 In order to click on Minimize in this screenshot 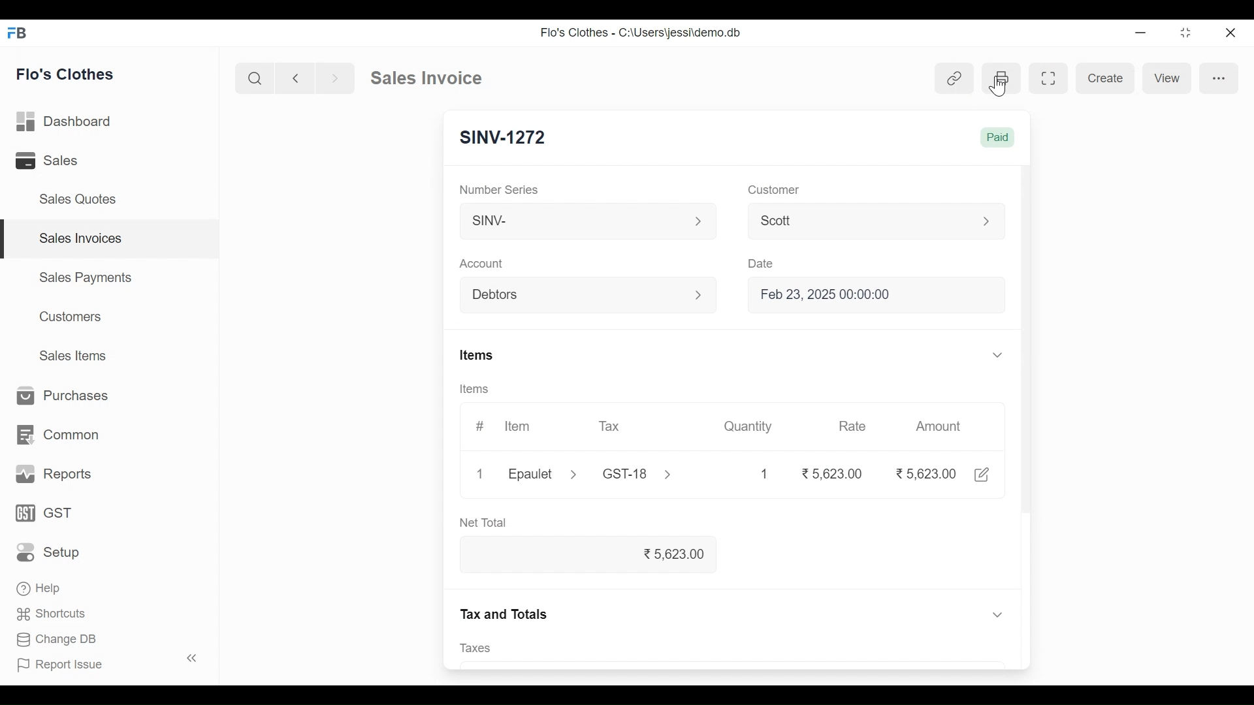, I will do `click(1141, 33)`.